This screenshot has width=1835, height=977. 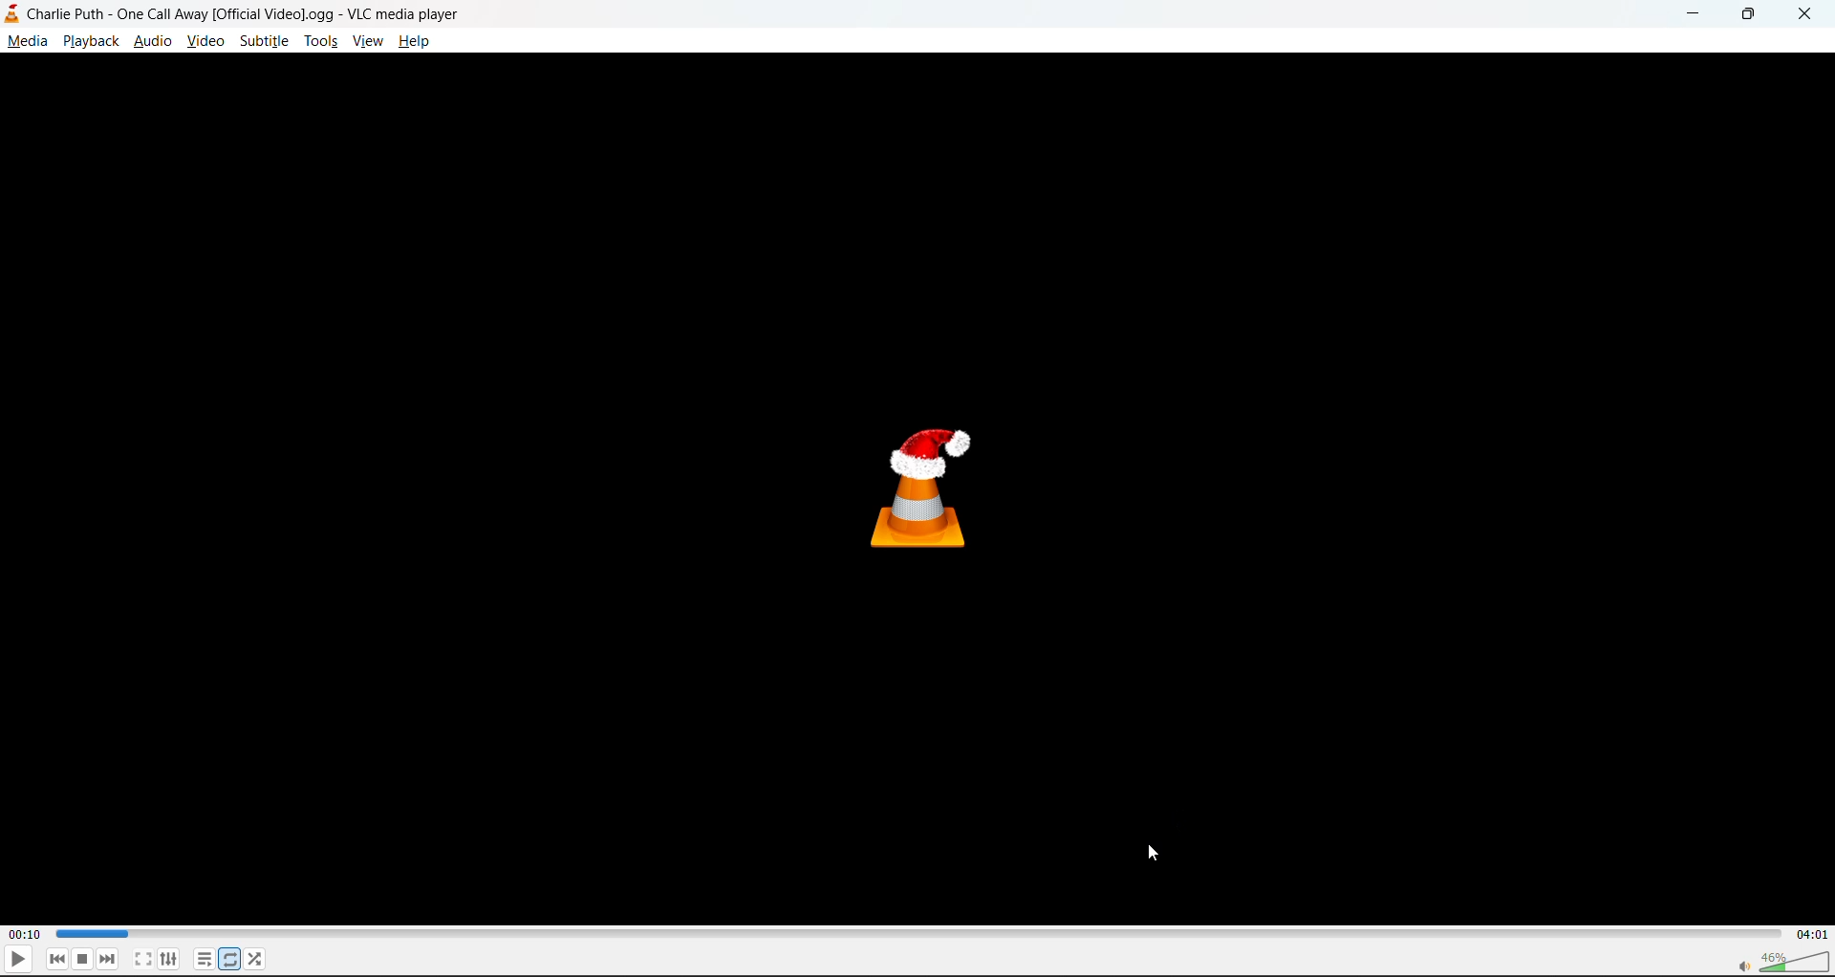 I want to click on maximize, so click(x=1752, y=13).